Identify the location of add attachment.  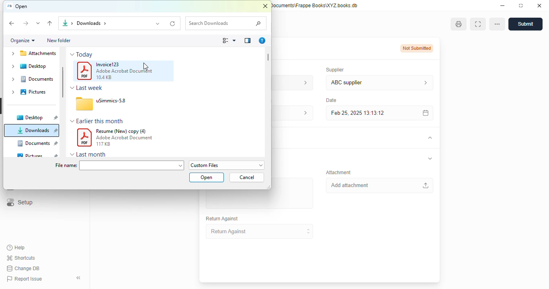
(379, 185).